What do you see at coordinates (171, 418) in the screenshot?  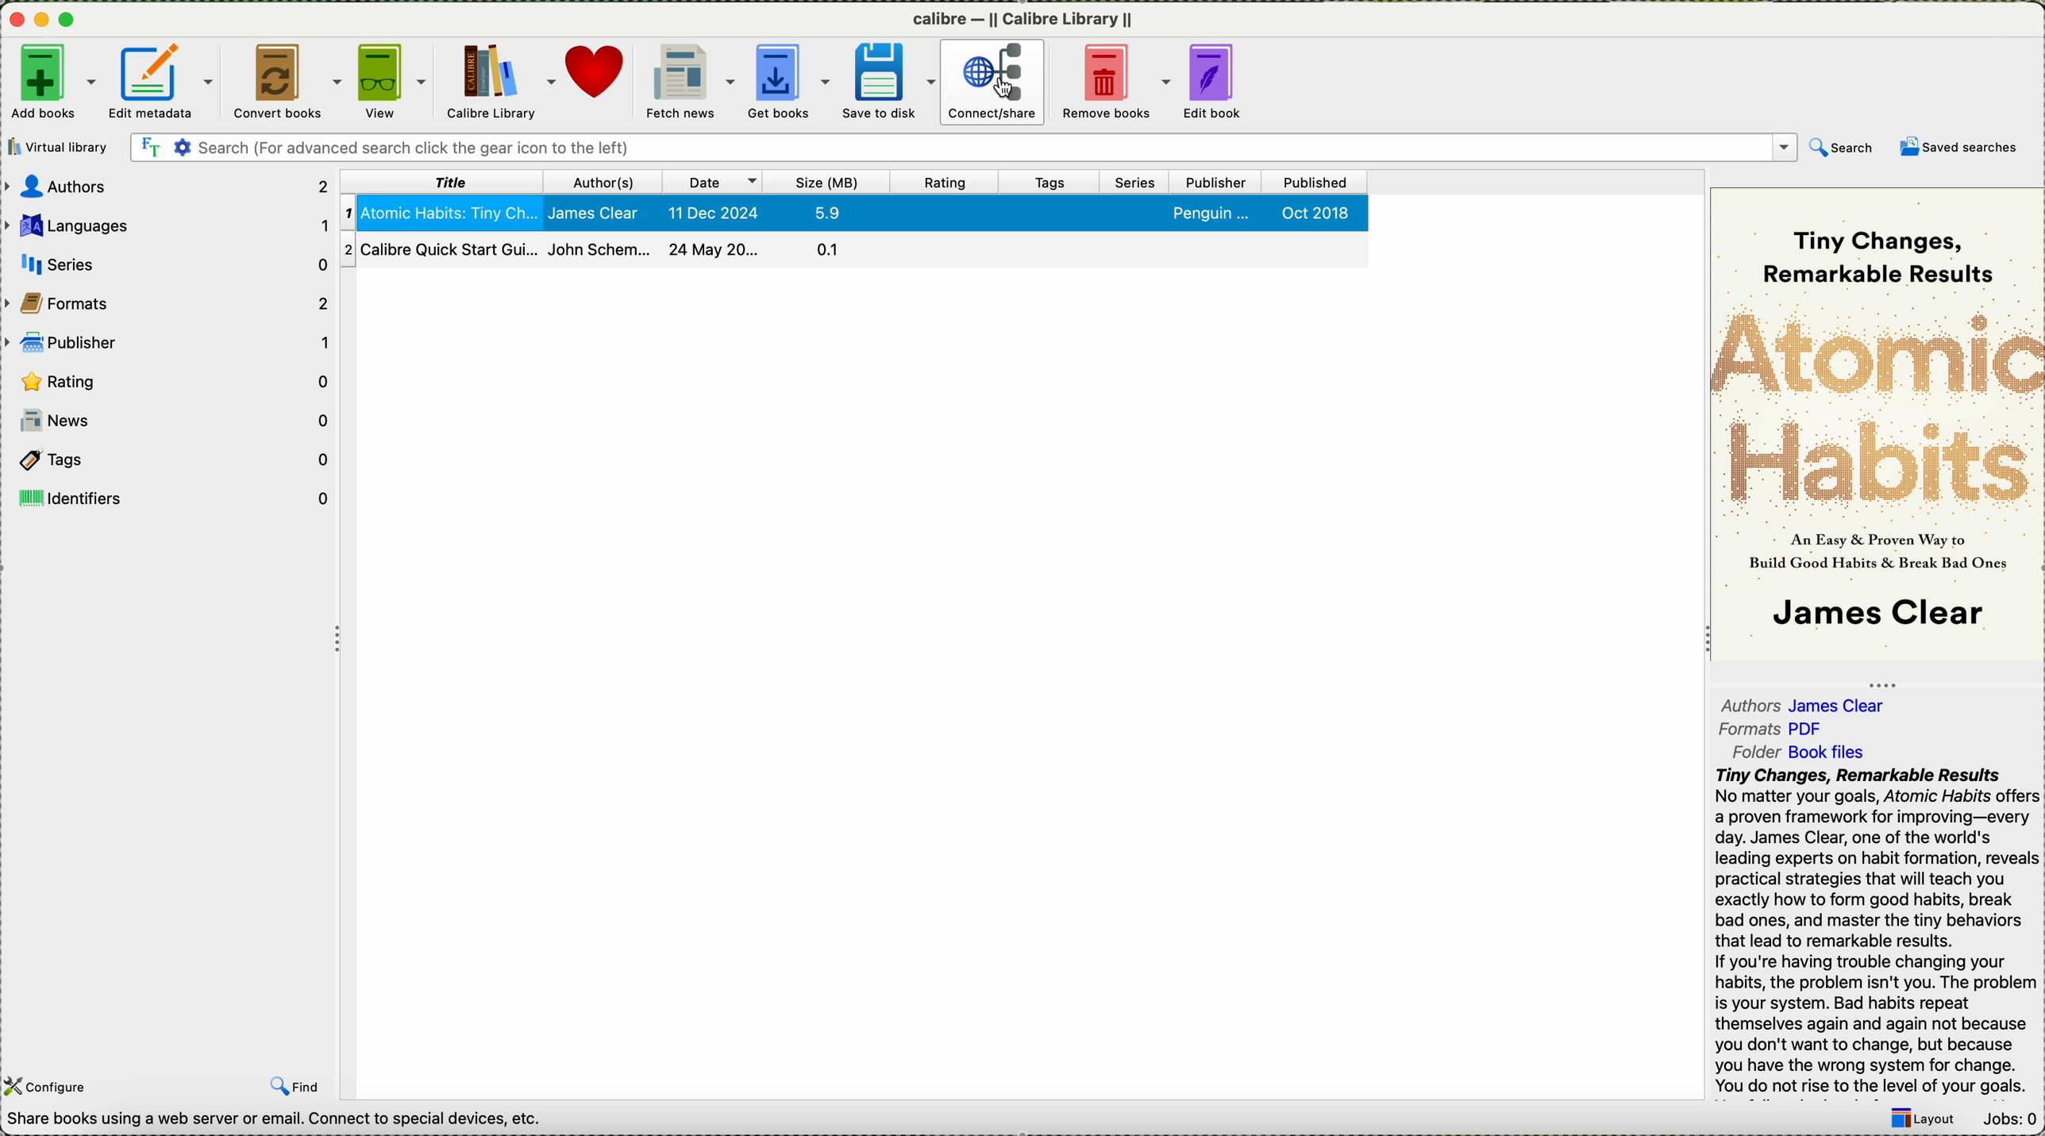 I see `news` at bounding box center [171, 418].